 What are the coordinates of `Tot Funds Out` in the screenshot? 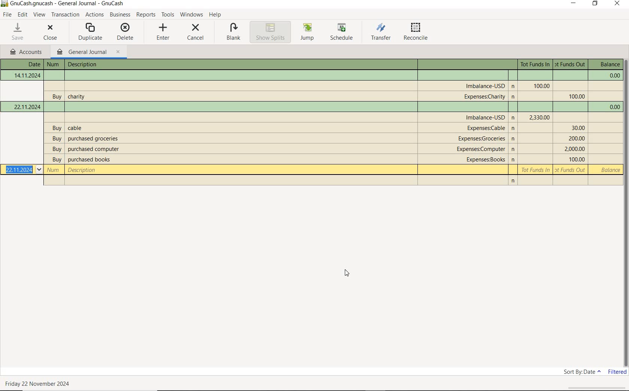 It's located at (576, 160).